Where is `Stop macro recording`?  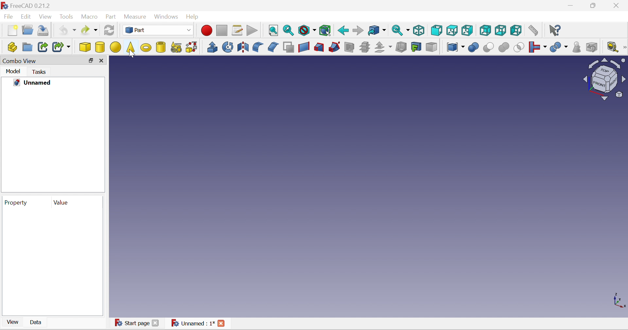 Stop macro recording is located at coordinates (221, 30).